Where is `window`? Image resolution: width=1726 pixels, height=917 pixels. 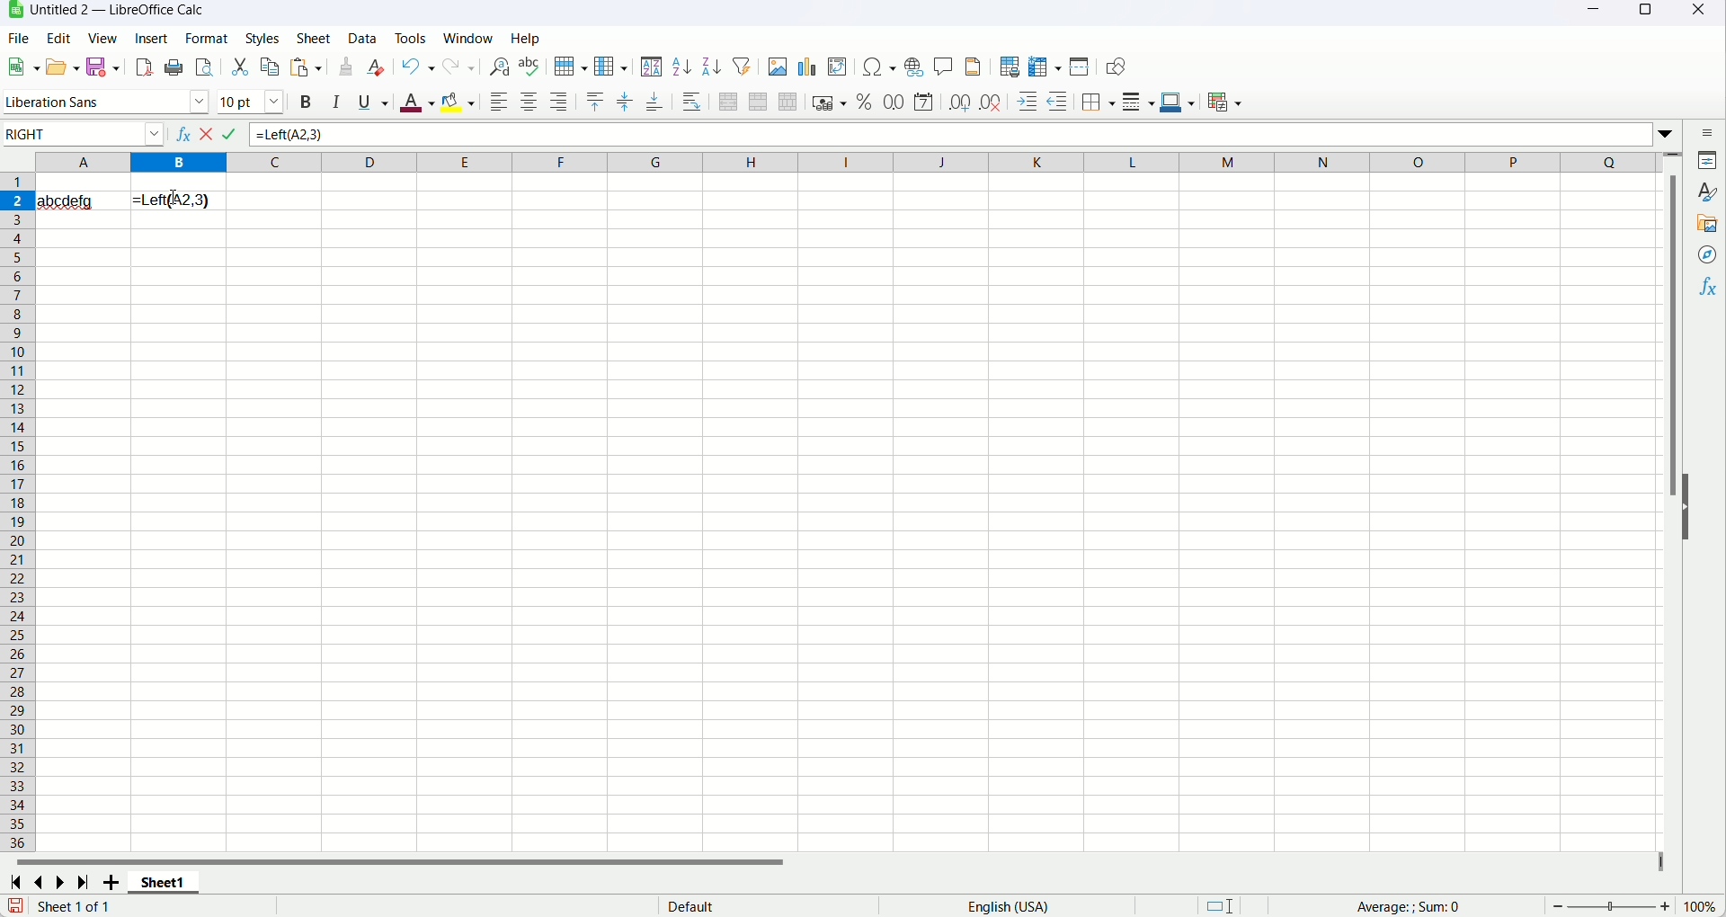
window is located at coordinates (467, 39).